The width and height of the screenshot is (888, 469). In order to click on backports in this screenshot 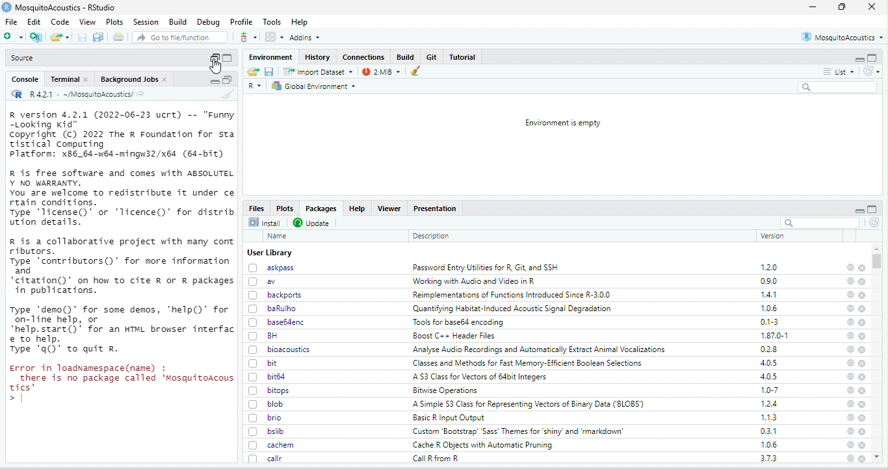, I will do `click(275, 295)`.